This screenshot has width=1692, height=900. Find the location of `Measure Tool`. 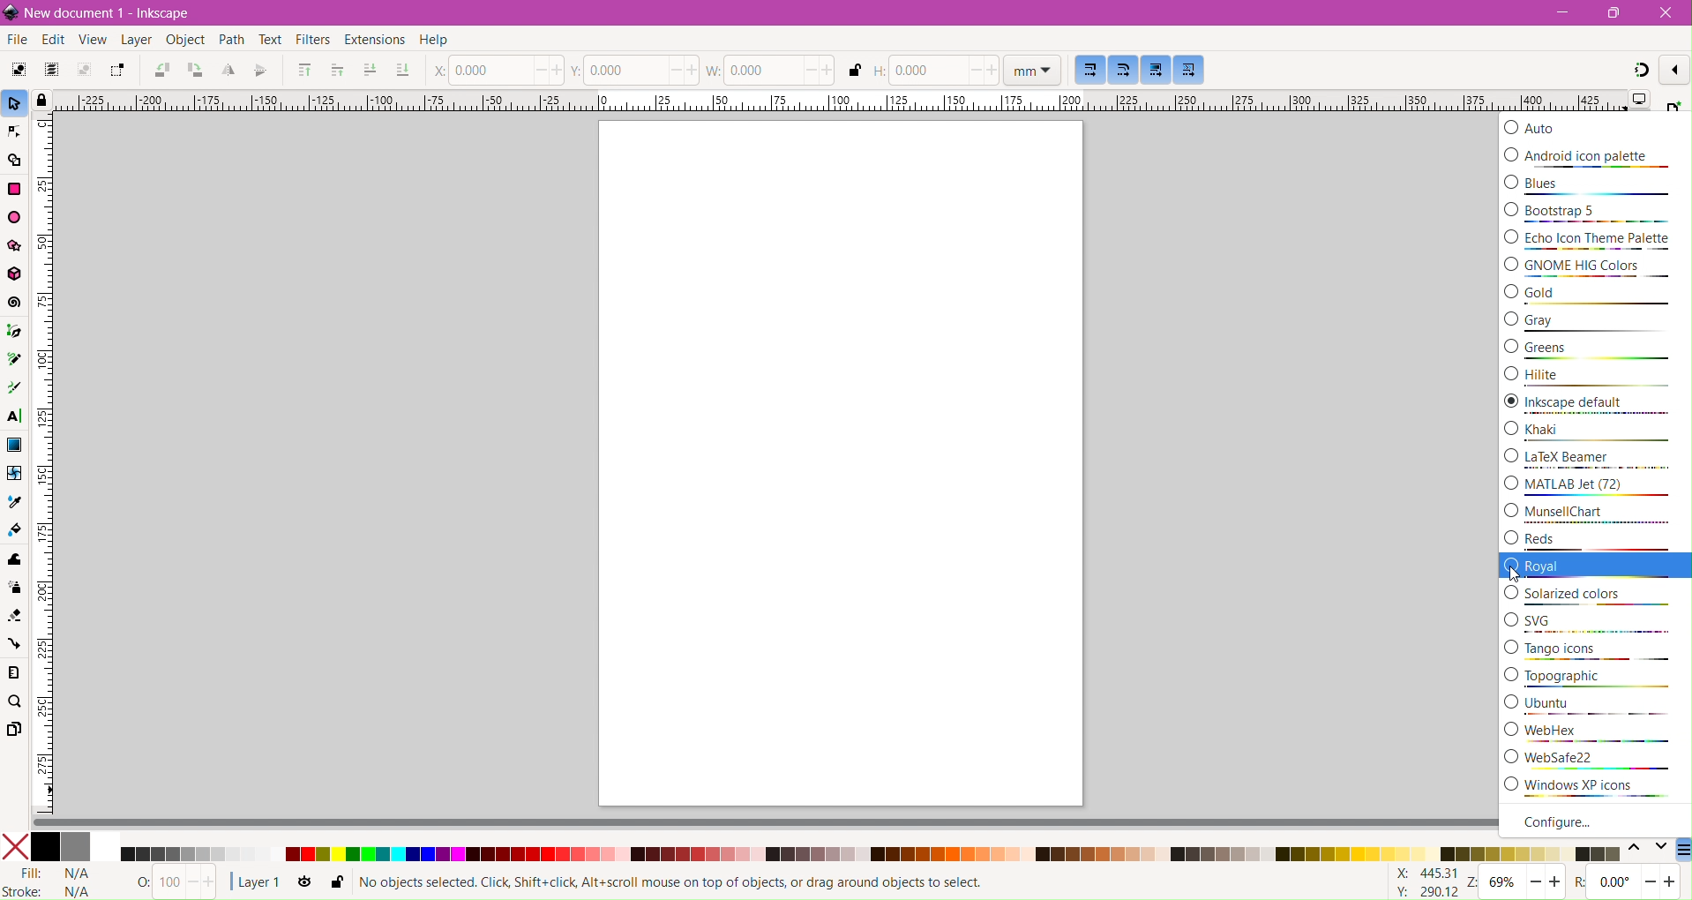

Measure Tool is located at coordinates (15, 674).